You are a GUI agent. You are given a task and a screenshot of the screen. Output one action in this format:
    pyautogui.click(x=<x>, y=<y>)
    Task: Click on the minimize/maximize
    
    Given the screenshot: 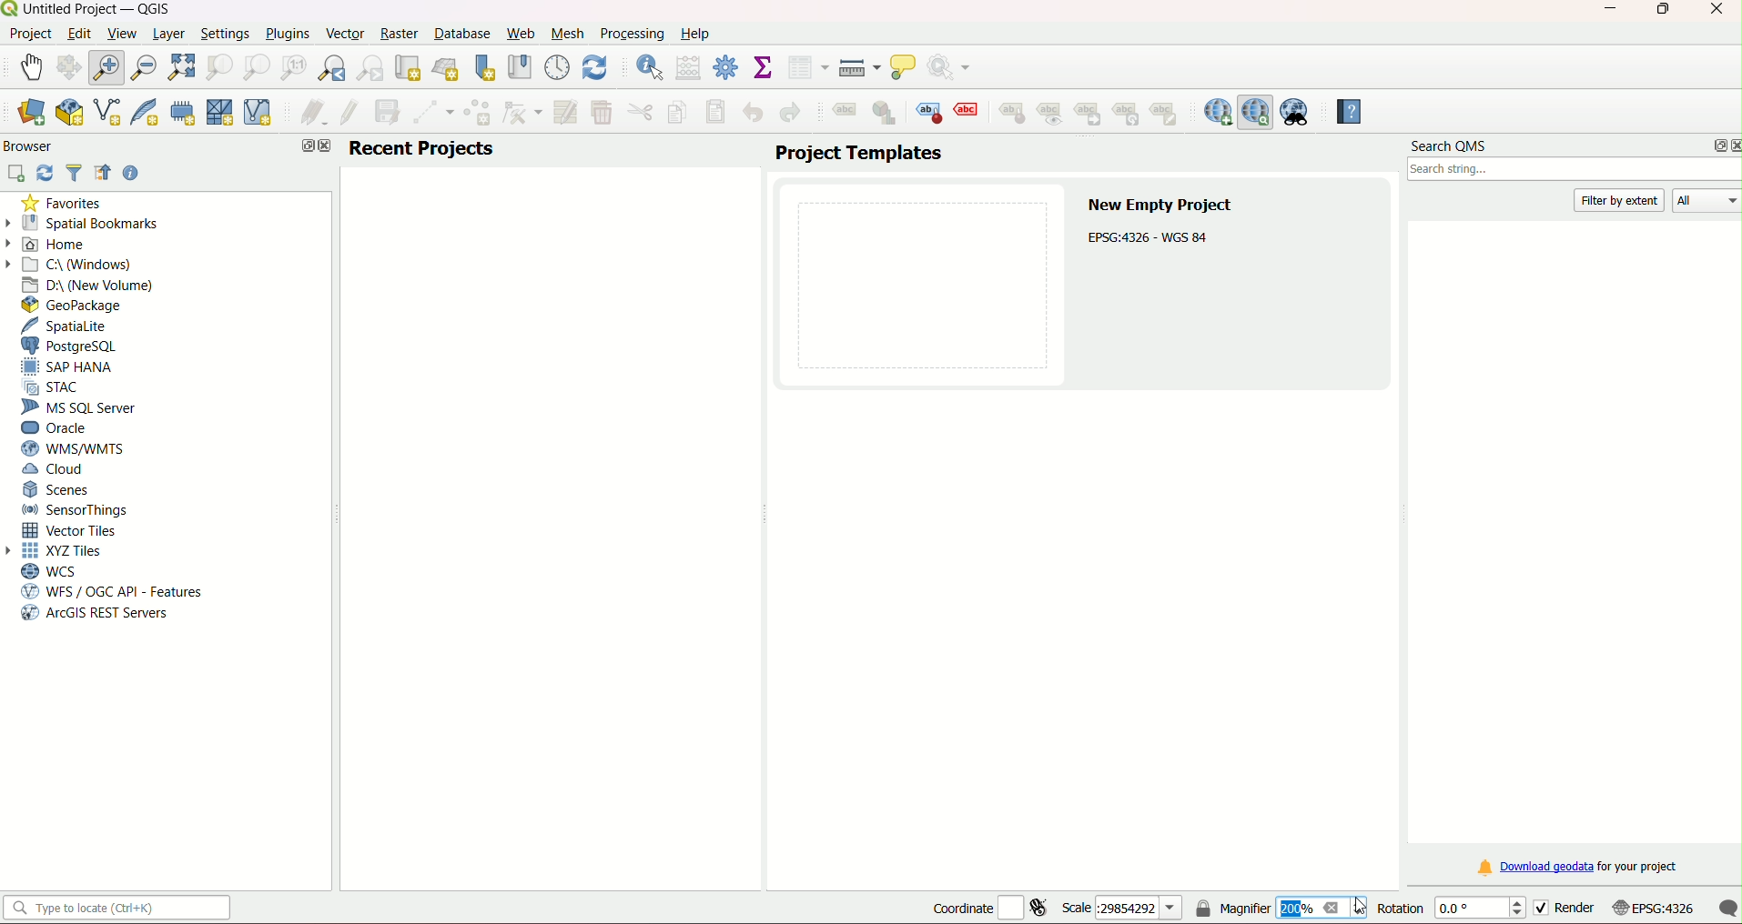 What is the action you would take?
    pyautogui.click(x=1662, y=11)
    